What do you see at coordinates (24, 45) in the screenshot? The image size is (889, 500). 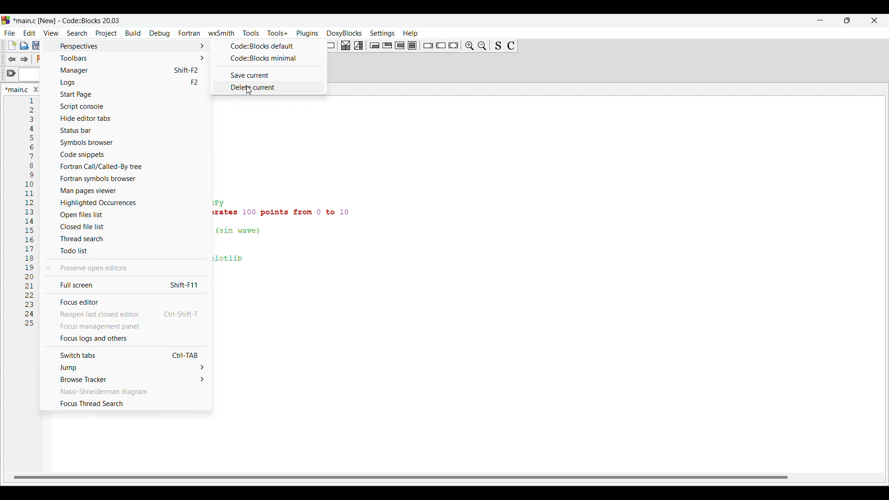 I see `Open` at bounding box center [24, 45].